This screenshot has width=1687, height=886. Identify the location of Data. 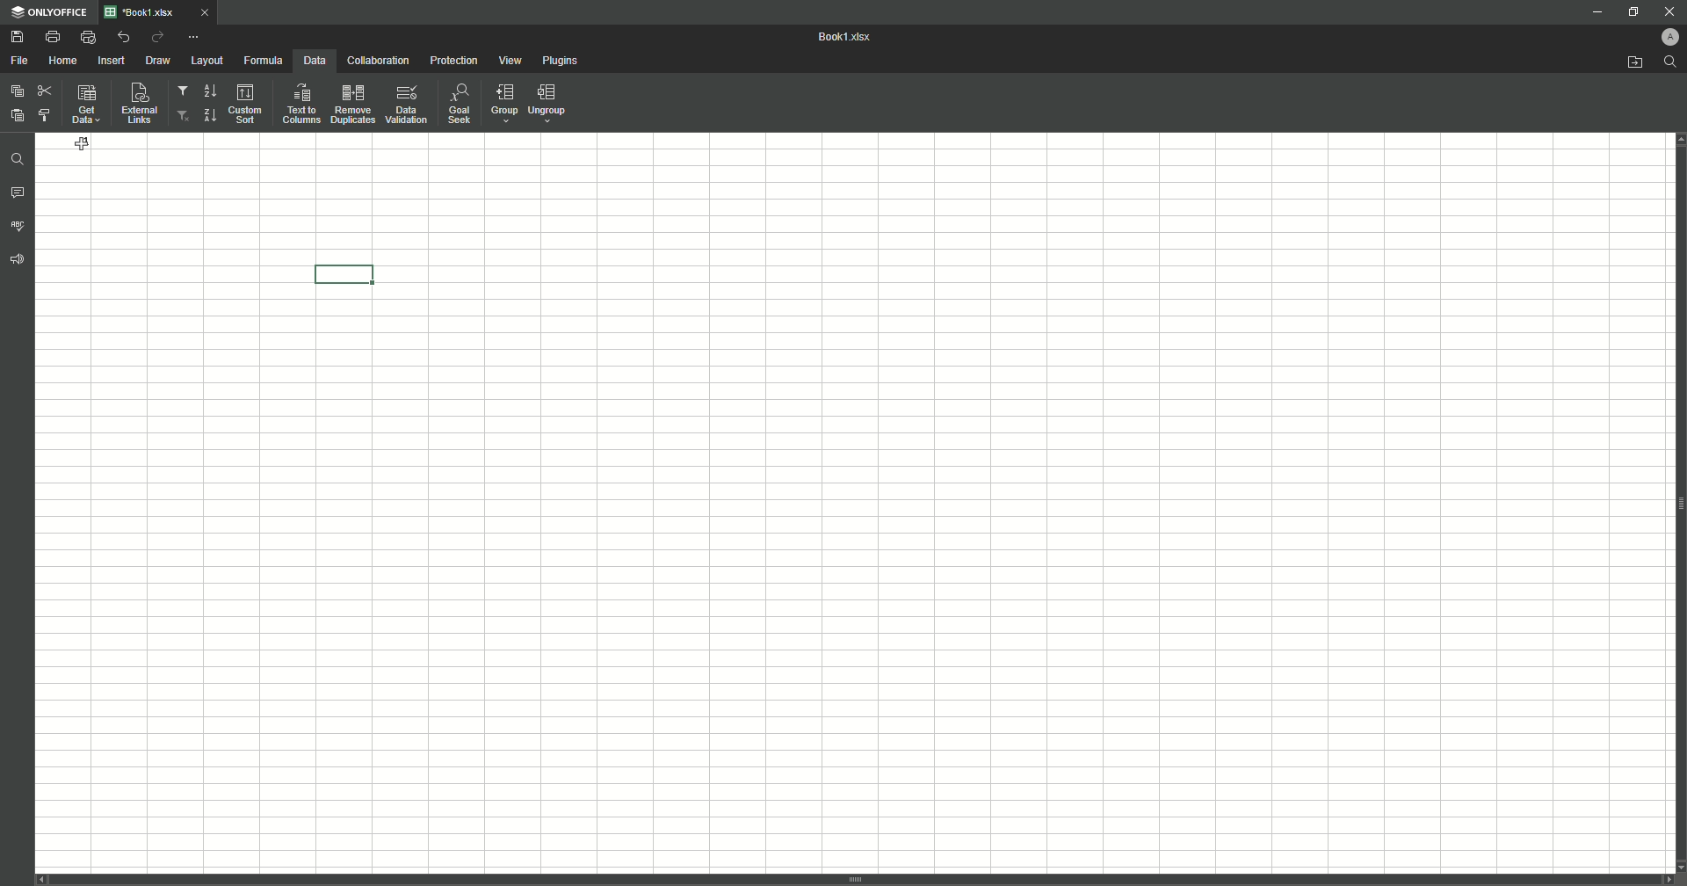
(313, 61).